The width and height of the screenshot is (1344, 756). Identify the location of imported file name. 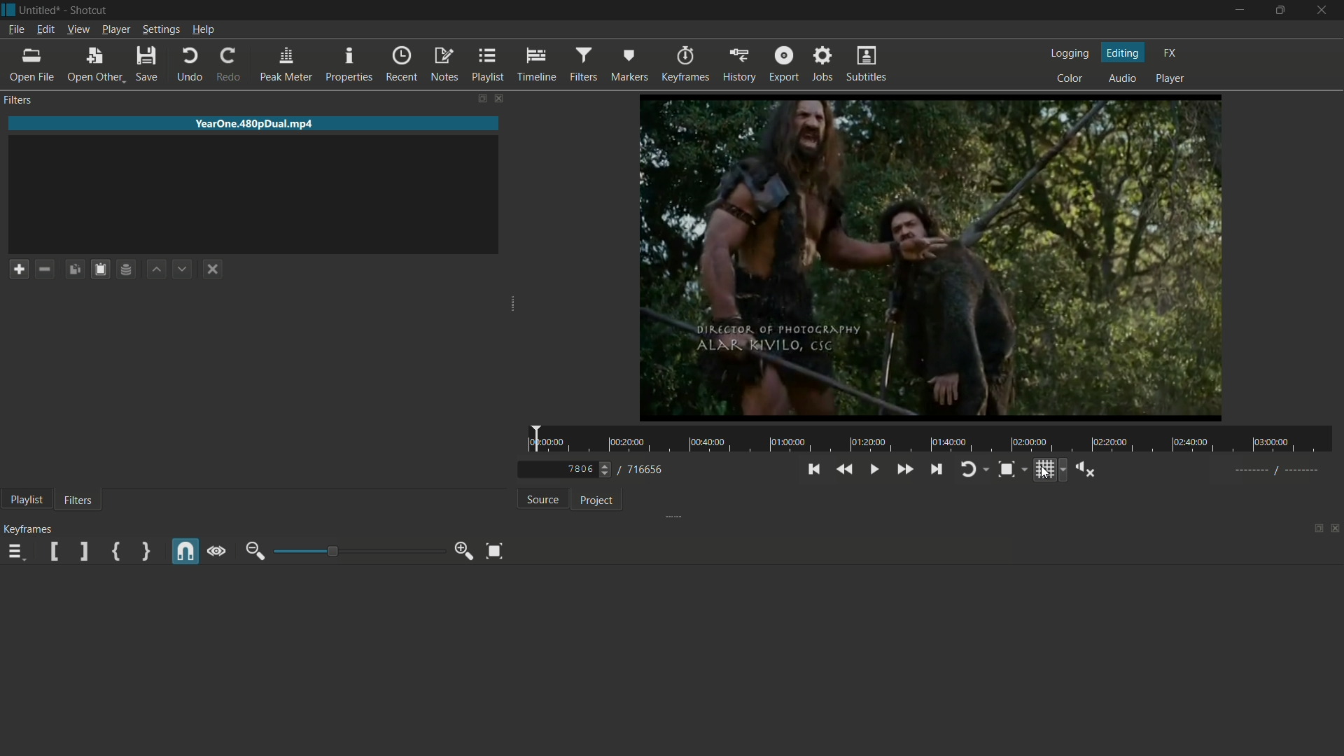
(255, 124).